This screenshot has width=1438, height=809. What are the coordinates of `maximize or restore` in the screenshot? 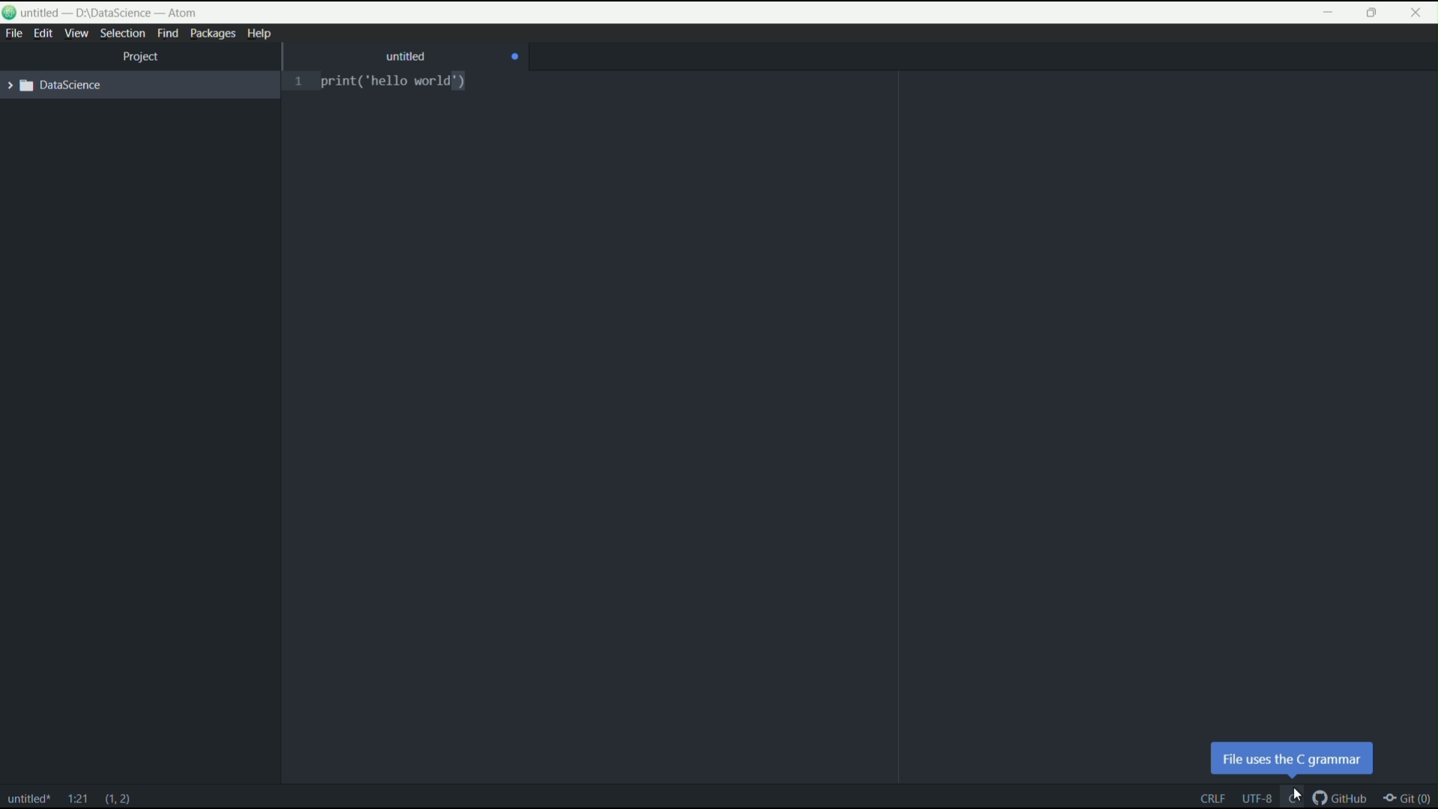 It's located at (1371, 13).